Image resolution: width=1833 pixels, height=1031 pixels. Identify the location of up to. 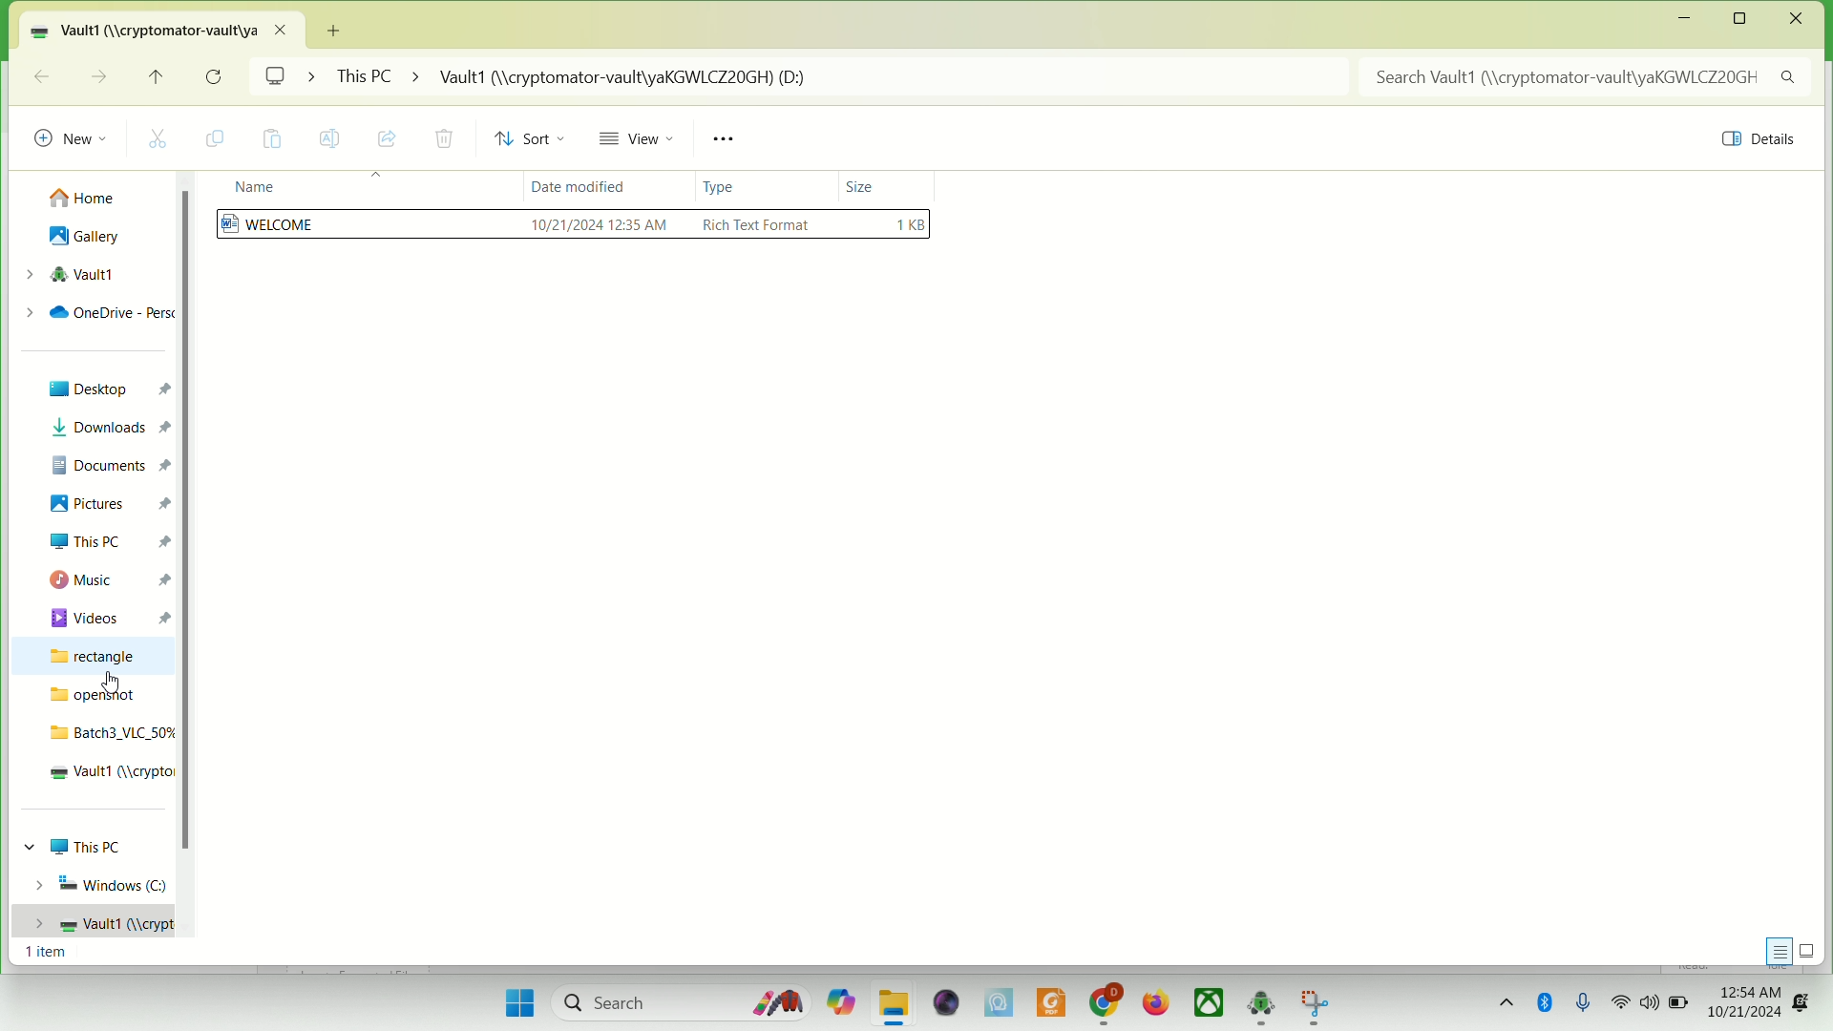
(161, 81).